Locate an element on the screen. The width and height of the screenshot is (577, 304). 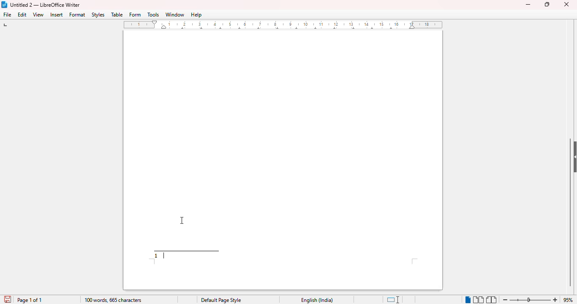
English (India) is located at coordinates (317, 300).